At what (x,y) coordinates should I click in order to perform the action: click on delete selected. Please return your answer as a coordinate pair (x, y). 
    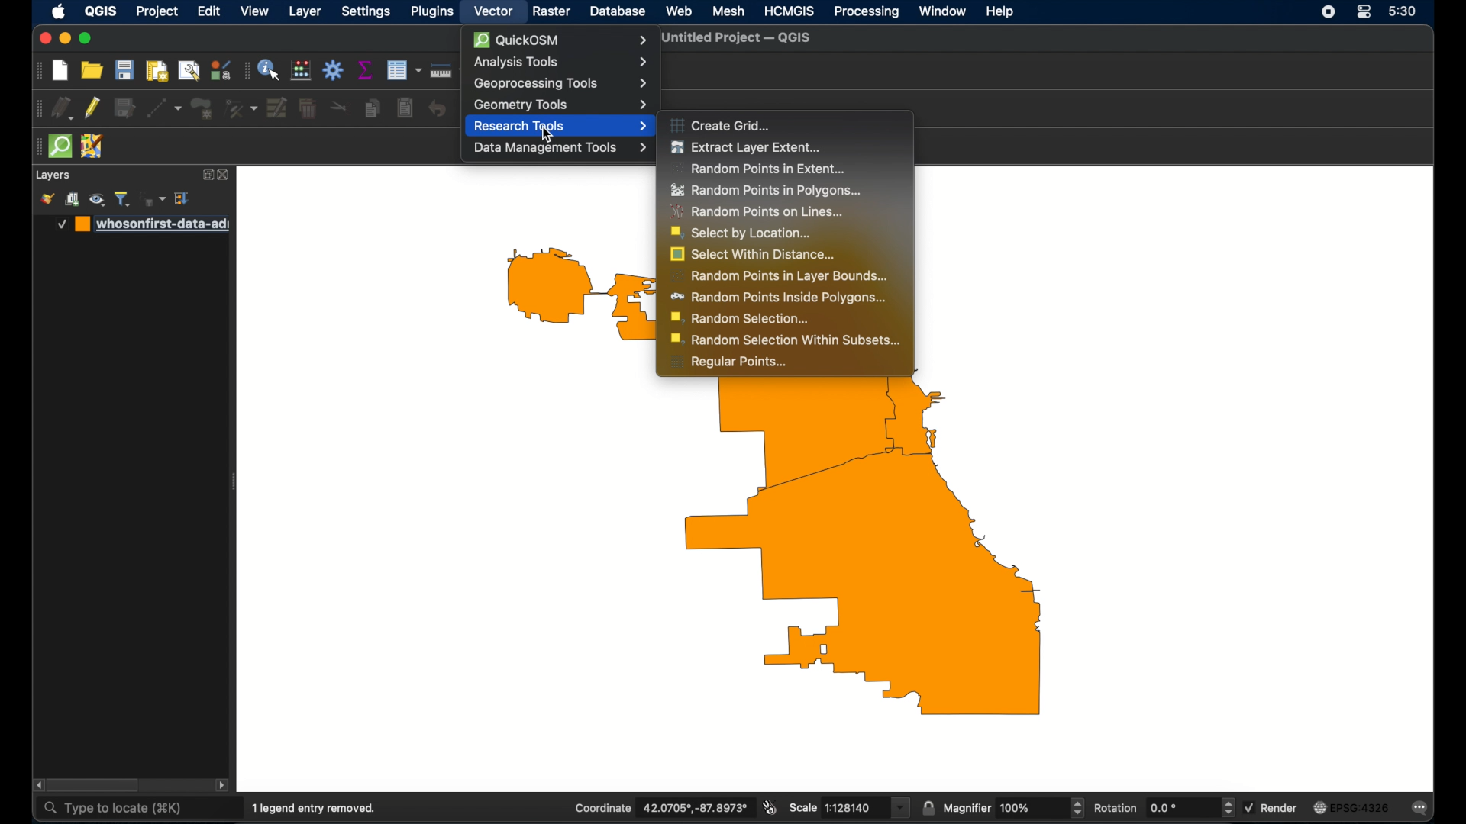
    Looking at the image, I should click on (308, 107).